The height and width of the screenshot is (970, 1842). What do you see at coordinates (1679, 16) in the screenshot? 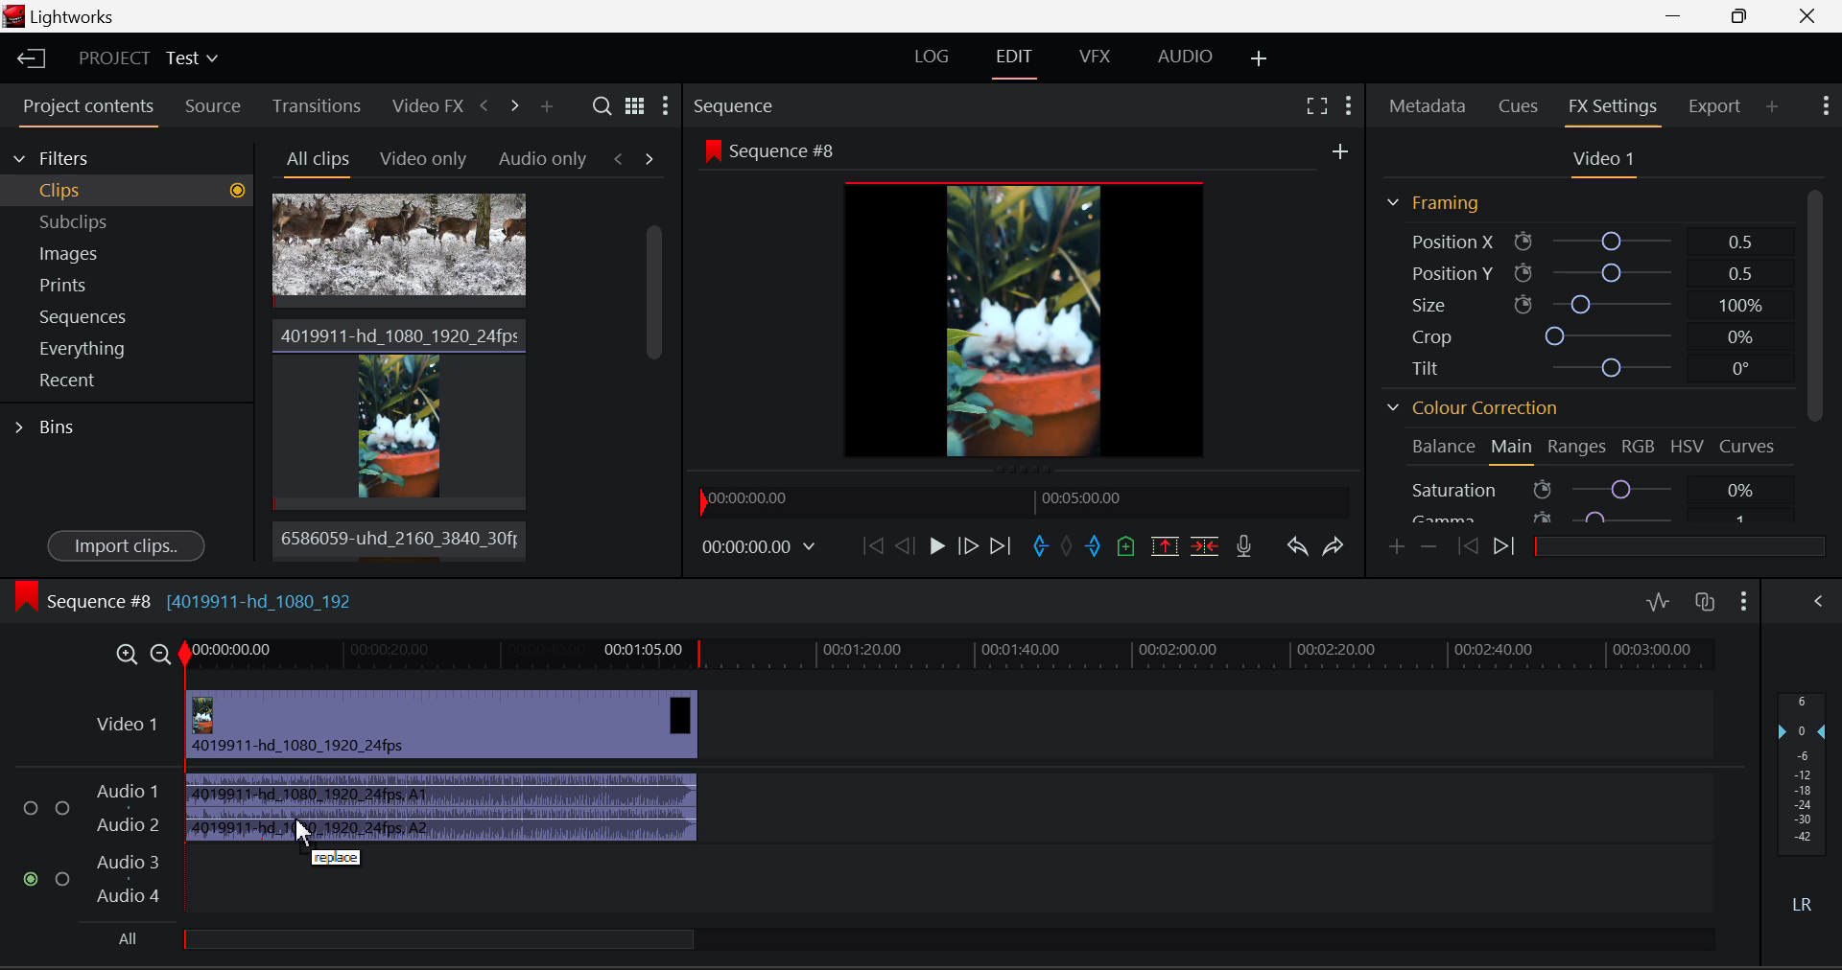
I see `Restore Down` at bounding box center [1679, 16].